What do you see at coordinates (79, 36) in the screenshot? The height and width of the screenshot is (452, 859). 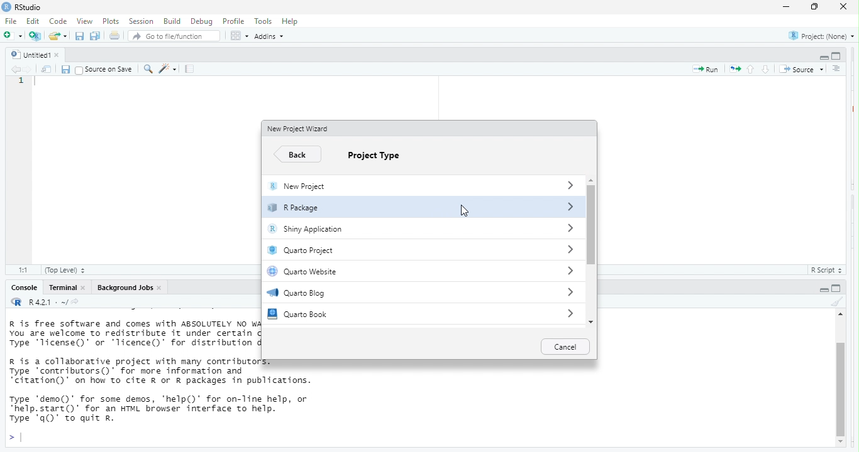 I see `save current document` at bounding box center [79, 36].